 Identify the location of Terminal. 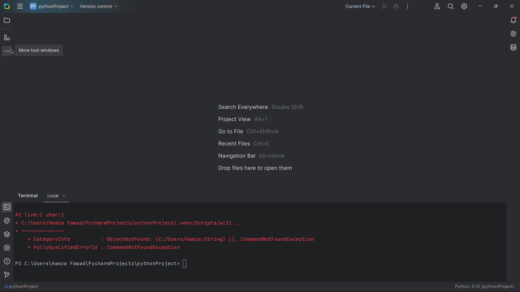
(6, 207).